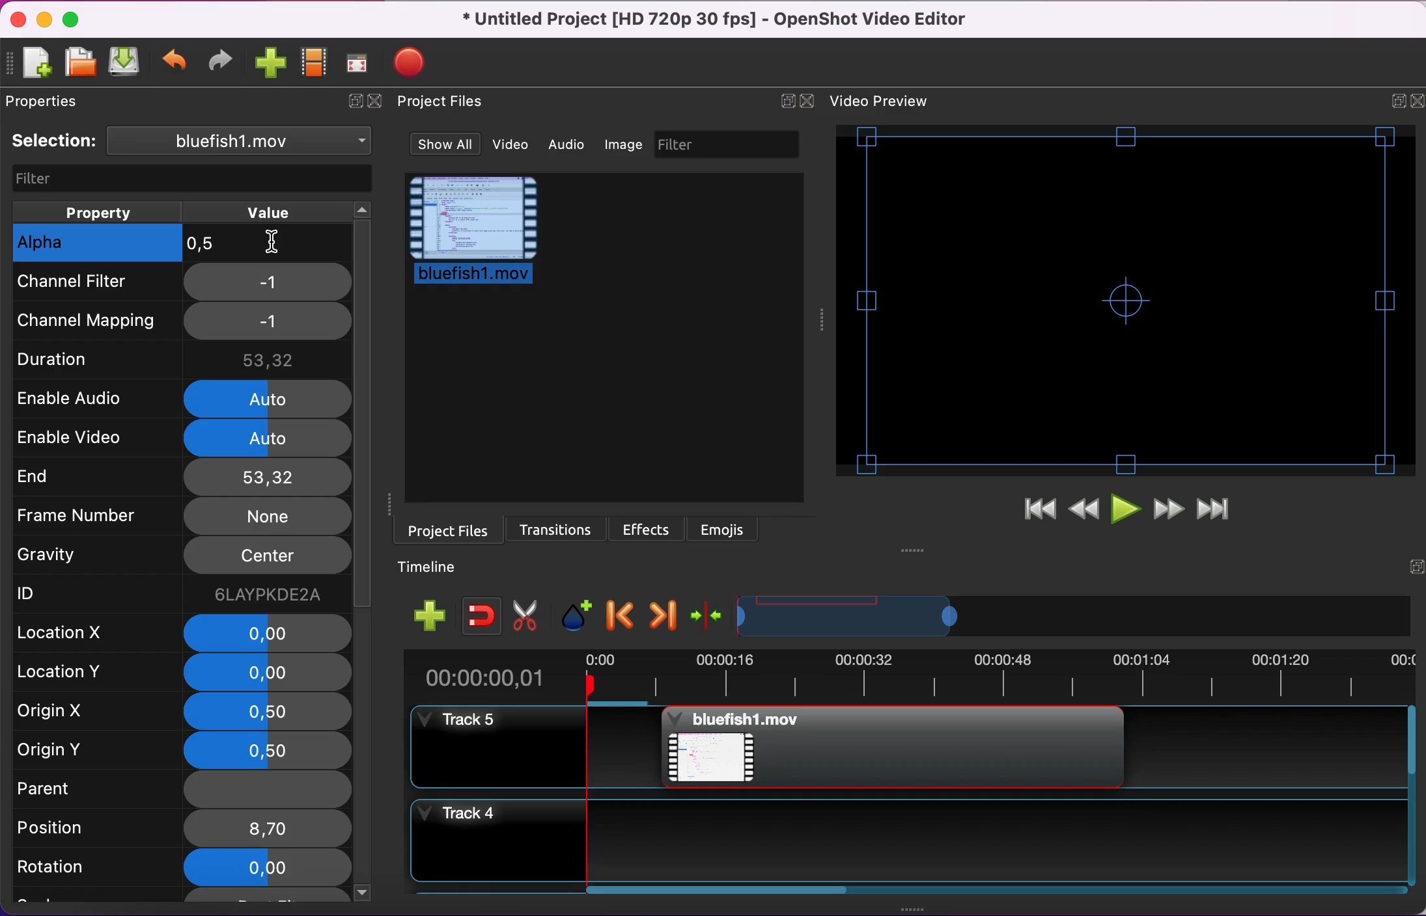 This screenshot has width=1426, height=916. What do you see at coordinates (268, 360) in the screenshot?
I see `53,32` at bounding box center [268, 360].